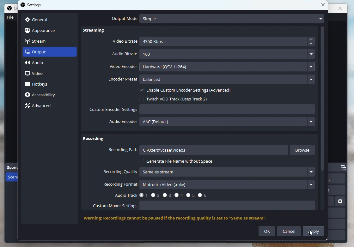 Image resolution: width=354 pixels, height=247 pixels. What do you see at coordinates (192, 90) in the screenshot?
I see `enable encoder settings` at bounding box center [192, 90].